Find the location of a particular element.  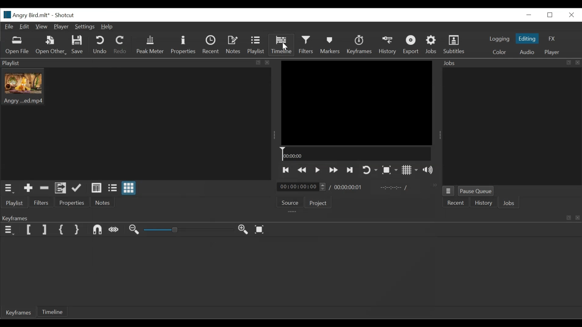

Set Filter Last is located at coordinates (44, 230).